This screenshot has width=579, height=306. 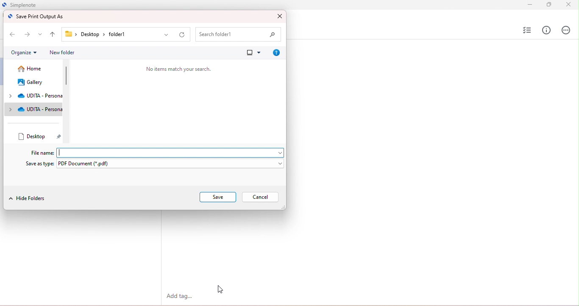 I want to click on minimize, so click(x=527, y=4).